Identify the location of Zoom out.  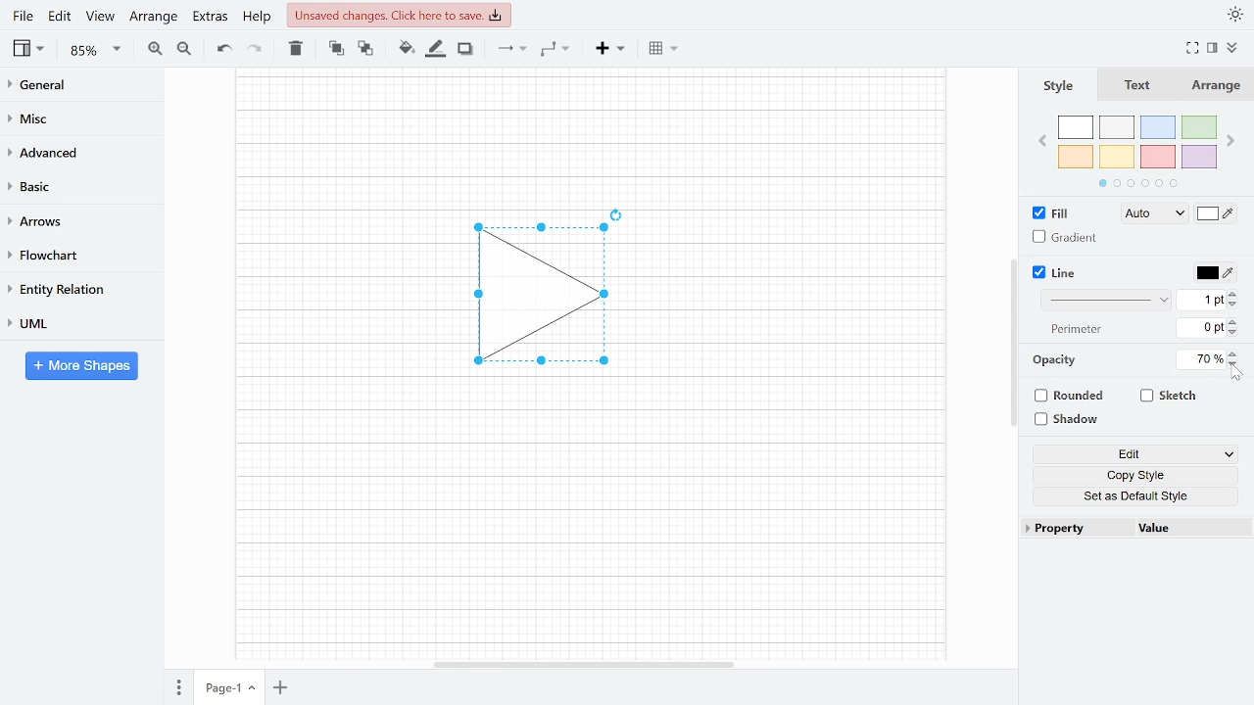
(186, 48).